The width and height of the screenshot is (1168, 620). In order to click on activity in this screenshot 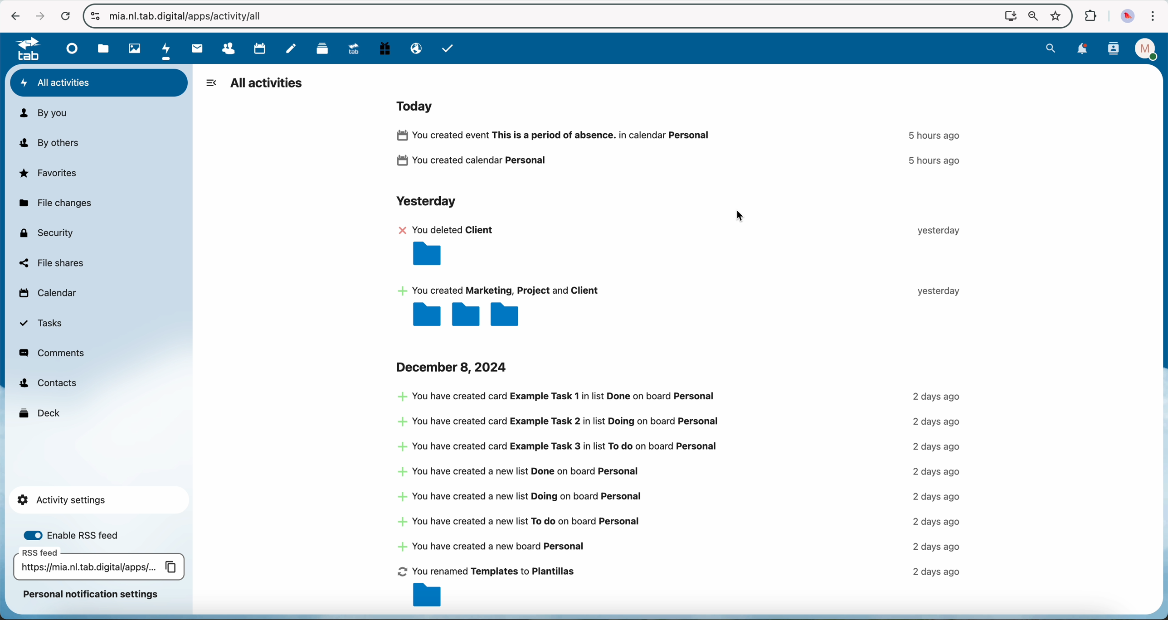, I will do `click(684, 275)`.